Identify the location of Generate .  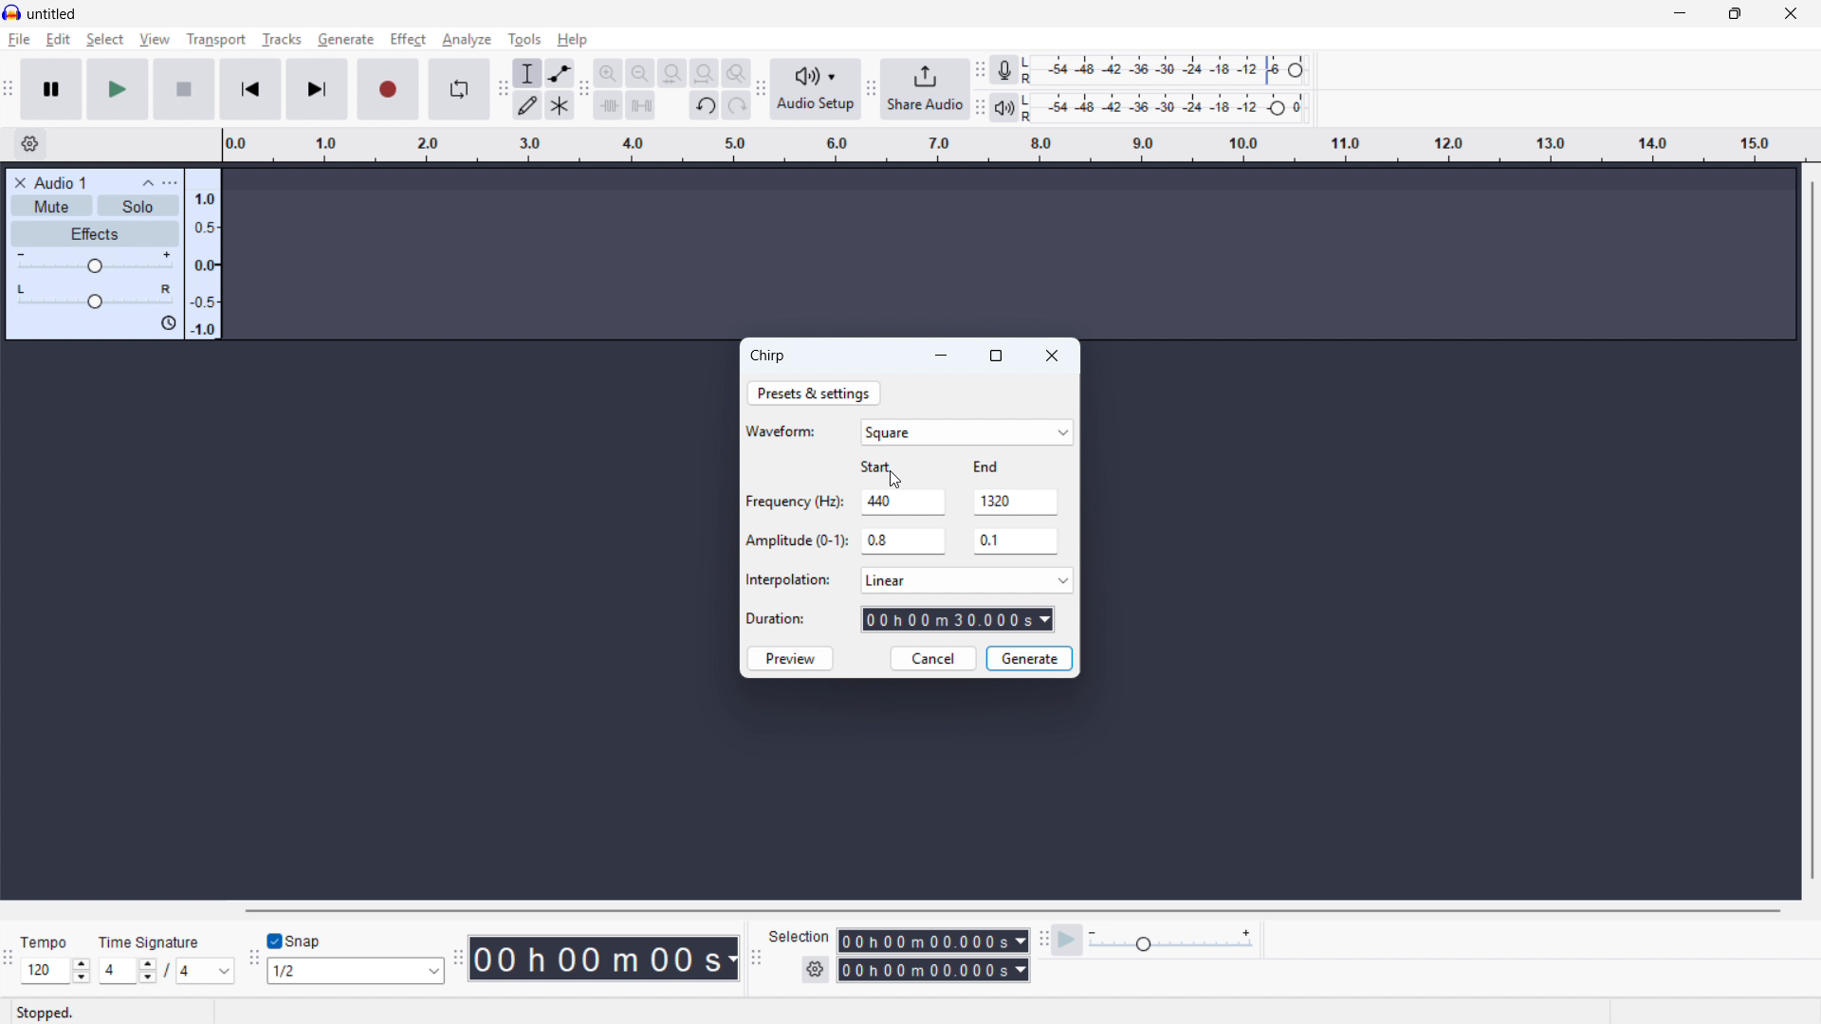
(1029, 659).